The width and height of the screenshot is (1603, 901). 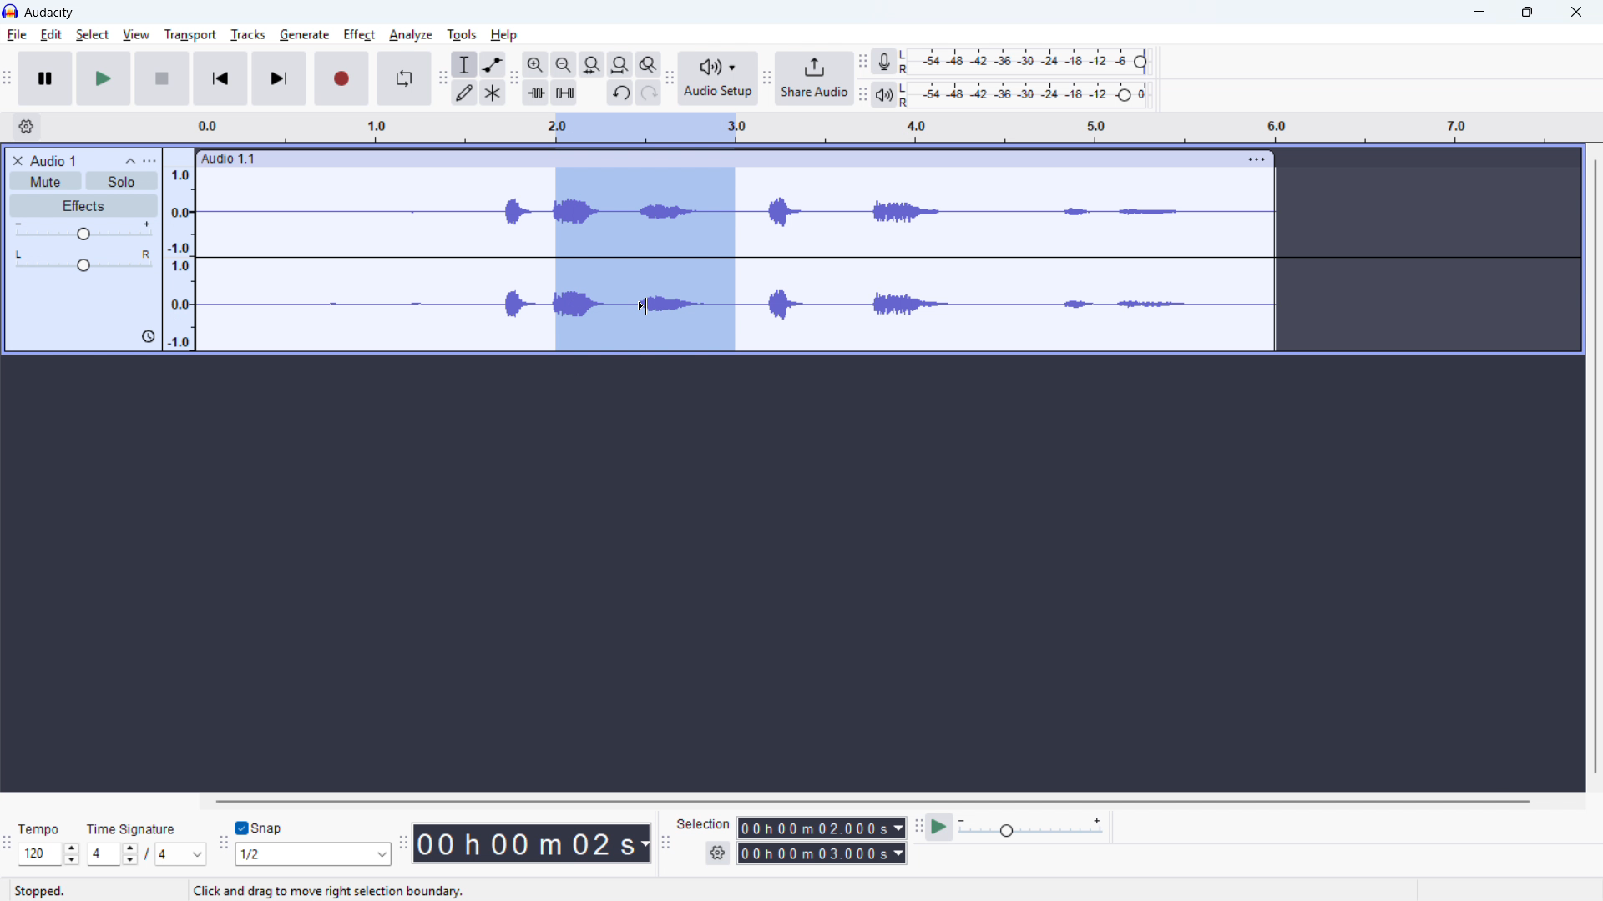 What do you see at coordinates (767, 79) in the screenshot?
I see `Share audio toolbar` at bounding box center [767, 79].